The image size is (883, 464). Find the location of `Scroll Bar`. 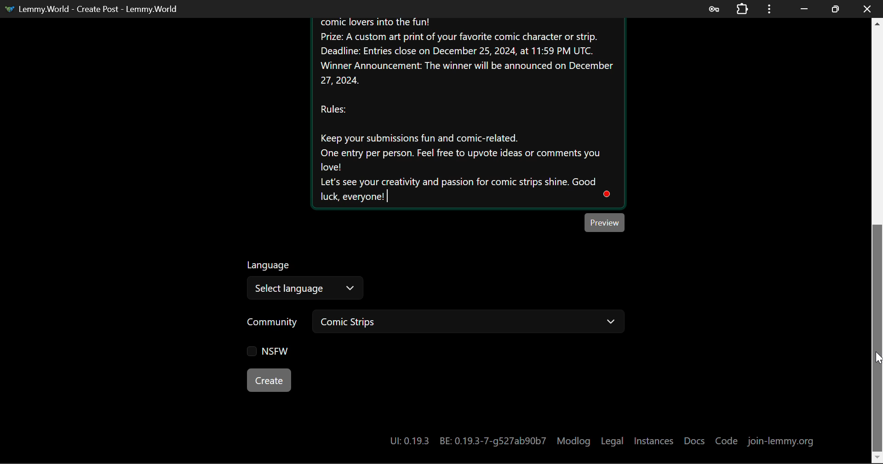

Scroll Bar is located at coordinates (877, 240).